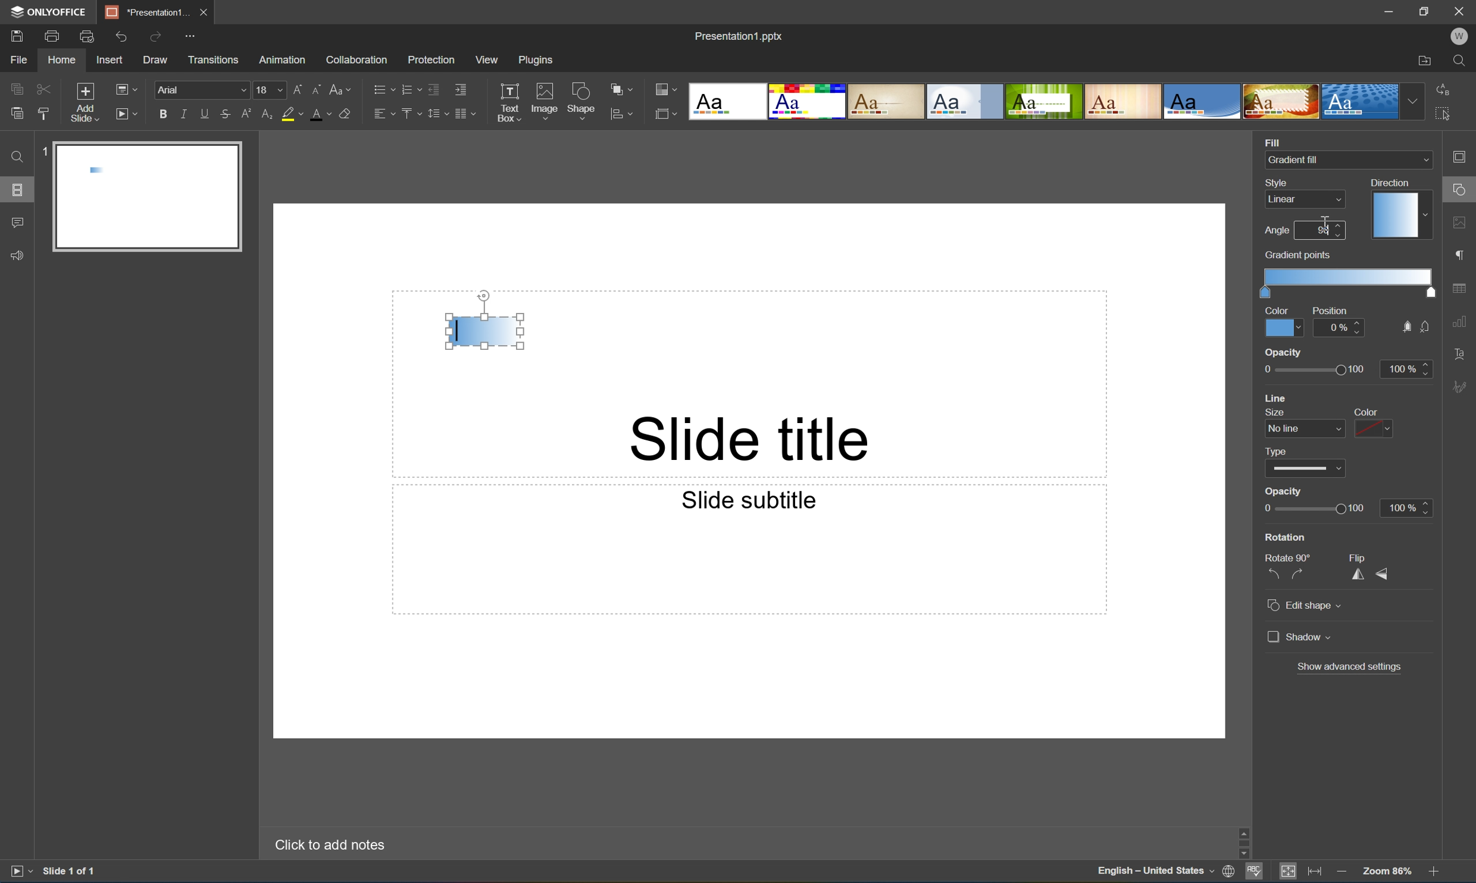 The image size is (1476, 883). I want to click on Flip vertically, so click(1384, 575).